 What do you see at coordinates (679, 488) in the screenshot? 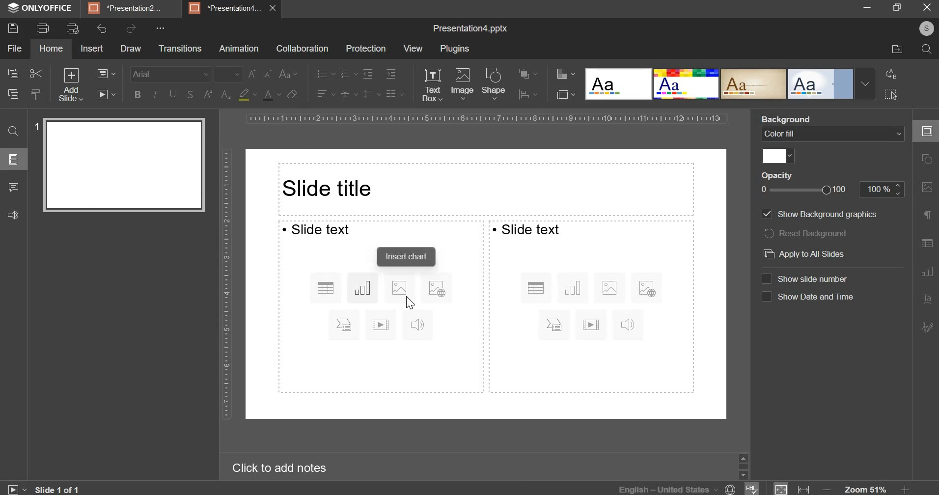
I see `language` at bounding box center [679, 488].